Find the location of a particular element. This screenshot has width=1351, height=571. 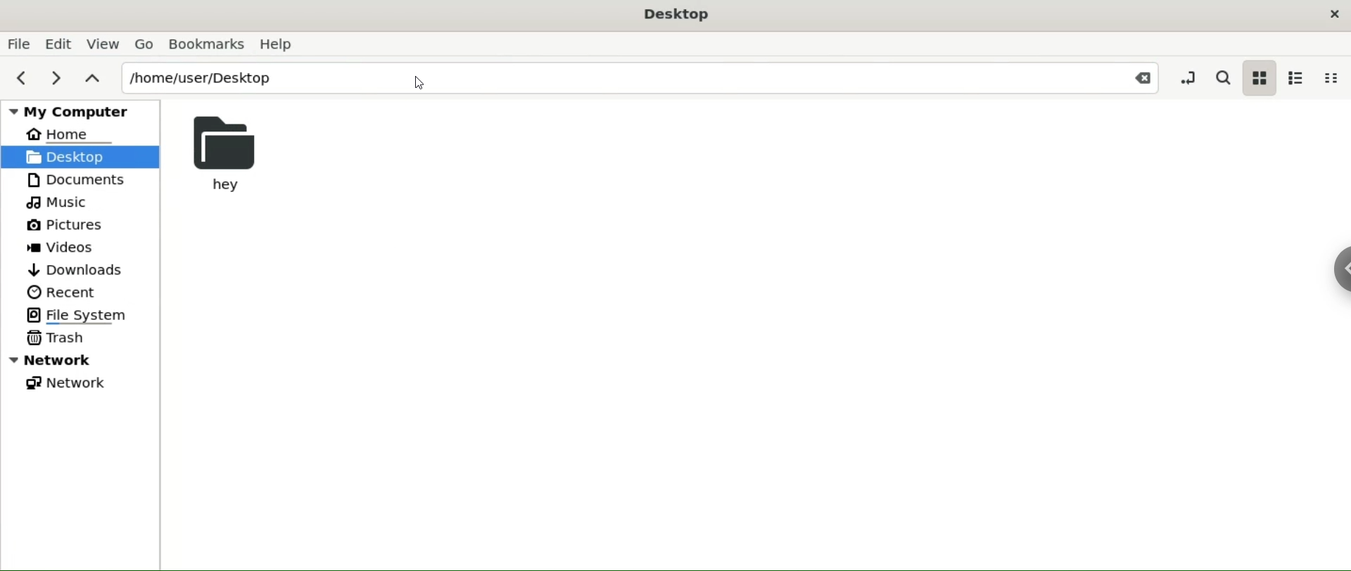

previous is located at coordinates (22, 79).